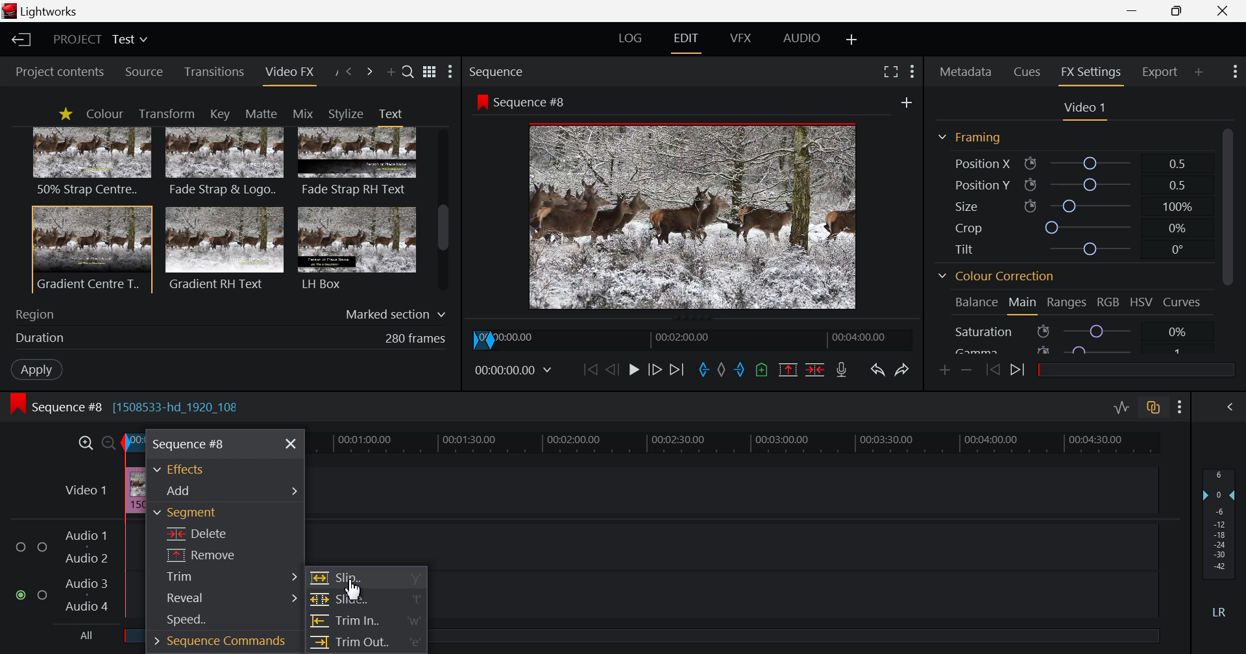 This screenshot has width=1246, height=654. I want to click on Colour, so click(104, 114).